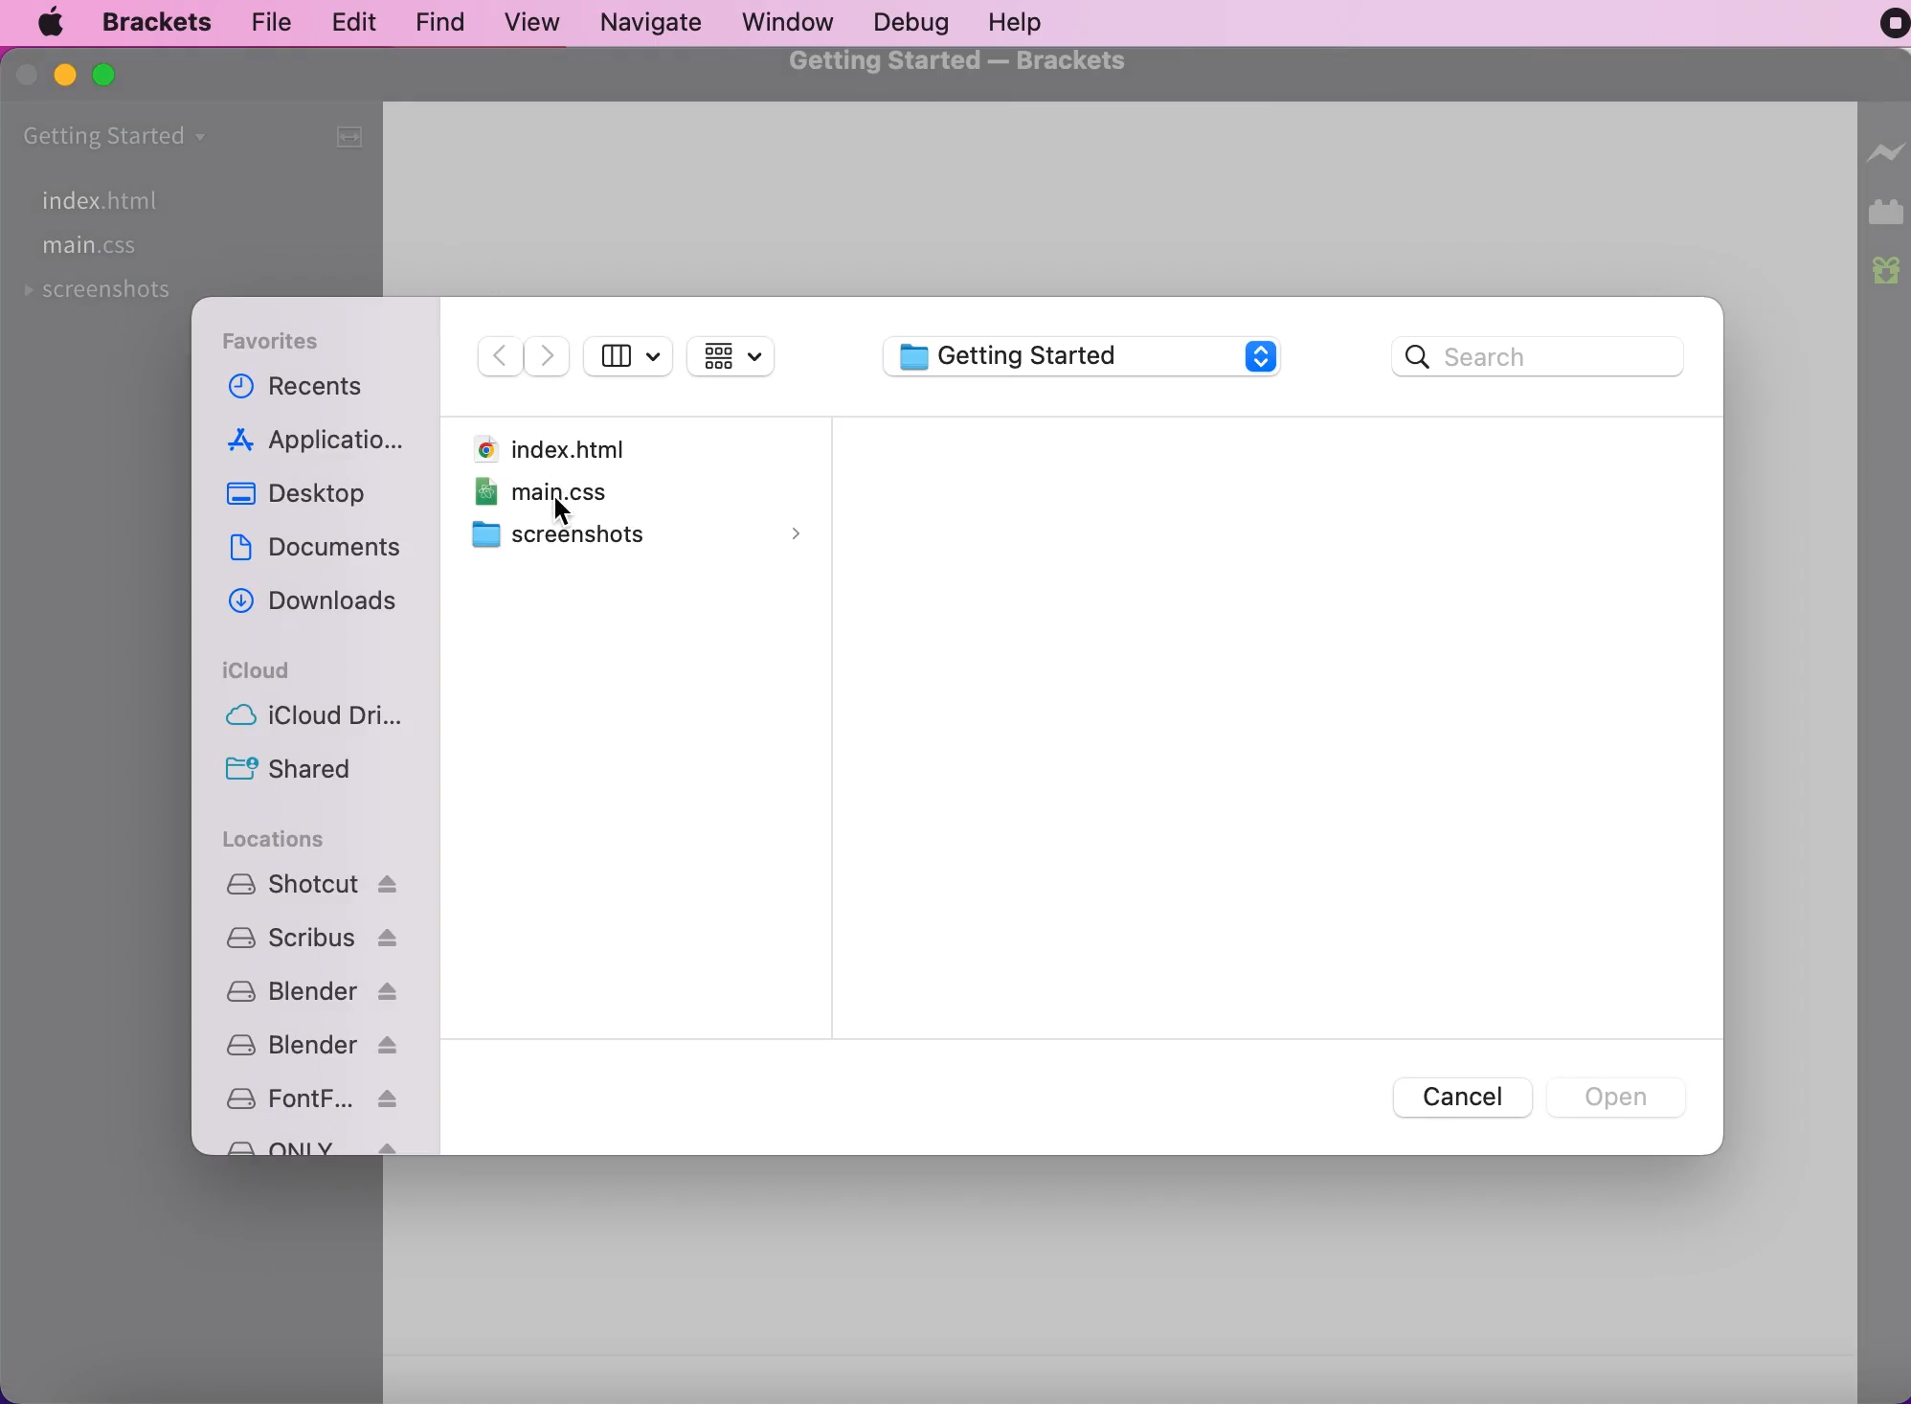  I want to click on debug, so click(920, 22).